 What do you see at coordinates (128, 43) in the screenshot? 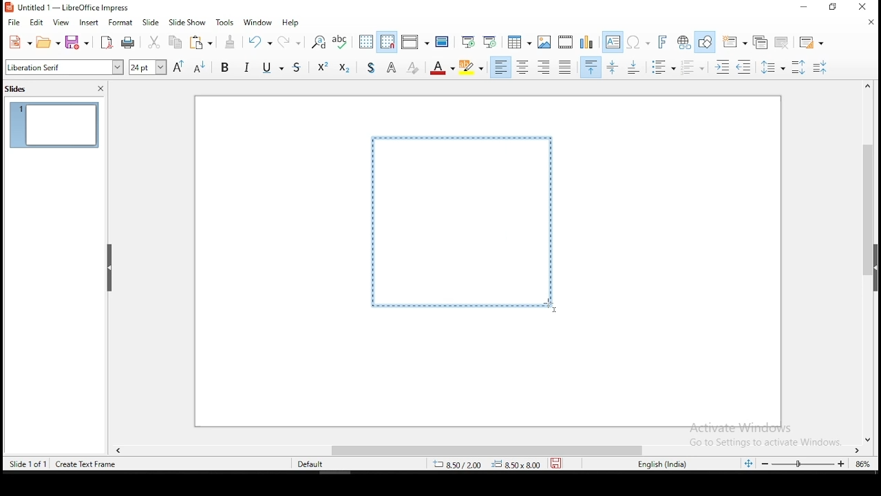
I see `print` at bounding box center [128, 43].